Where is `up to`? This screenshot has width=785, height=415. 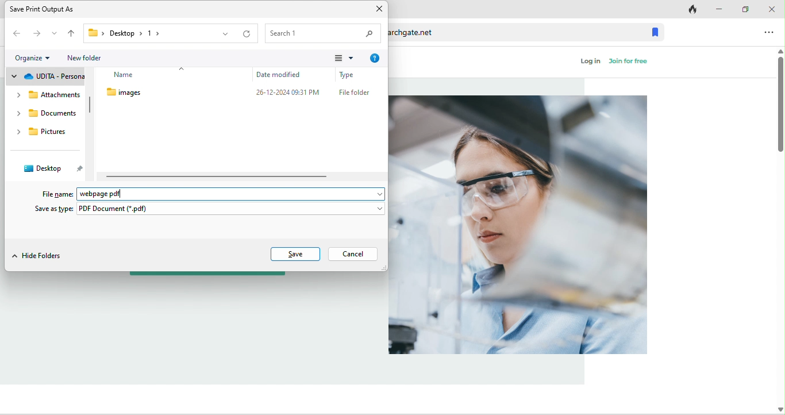
up to is located at coordinates (72, 34).